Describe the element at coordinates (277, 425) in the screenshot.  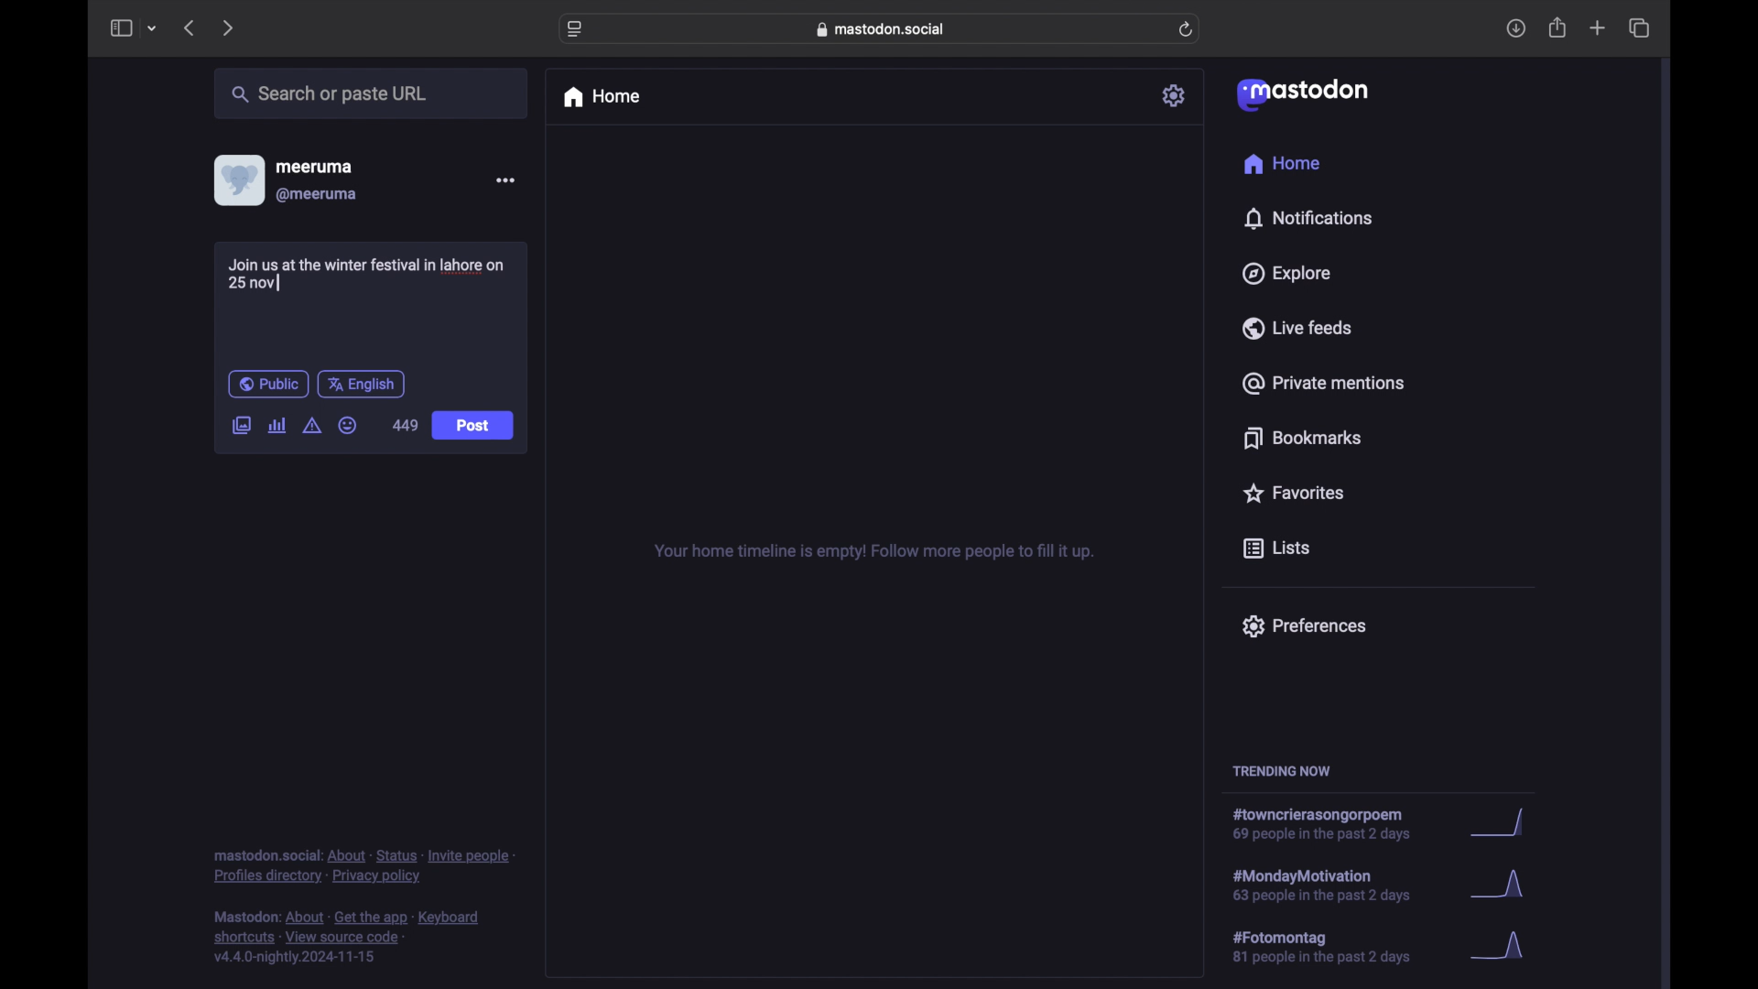
I see `add  poll` at that location.